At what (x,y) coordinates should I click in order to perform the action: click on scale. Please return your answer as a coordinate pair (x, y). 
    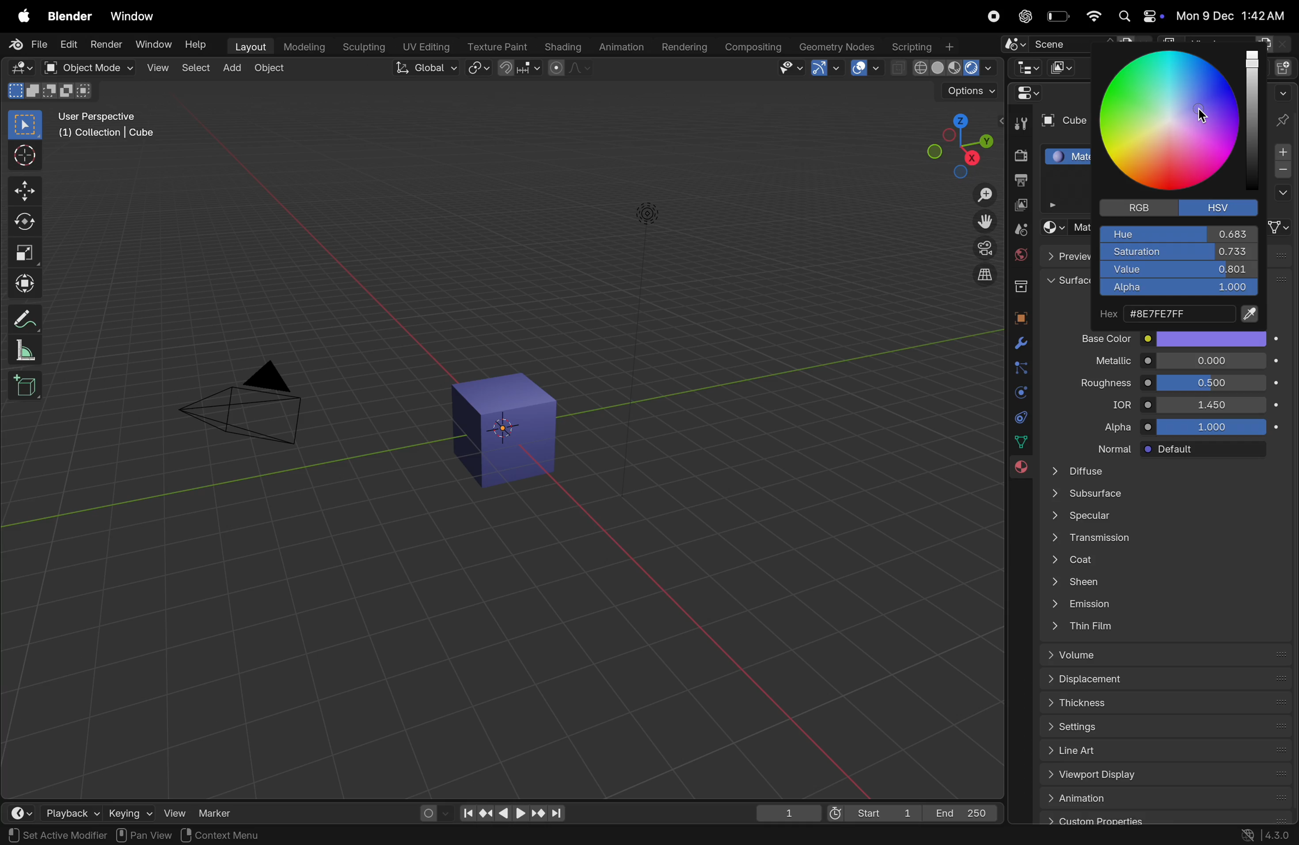
    Looking at the image, I should click on (24, 252).